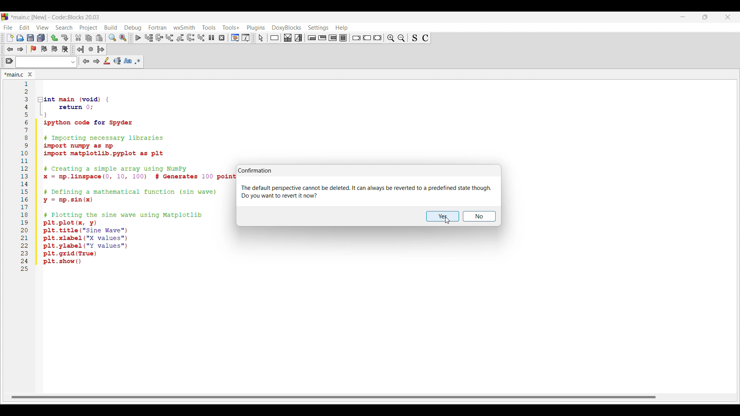 The height and width of the screenshot is (416, 740). What do you see at coordinates (111, 27) in the screenshot?
I see `Build menu` at bounding box center [111, 27].